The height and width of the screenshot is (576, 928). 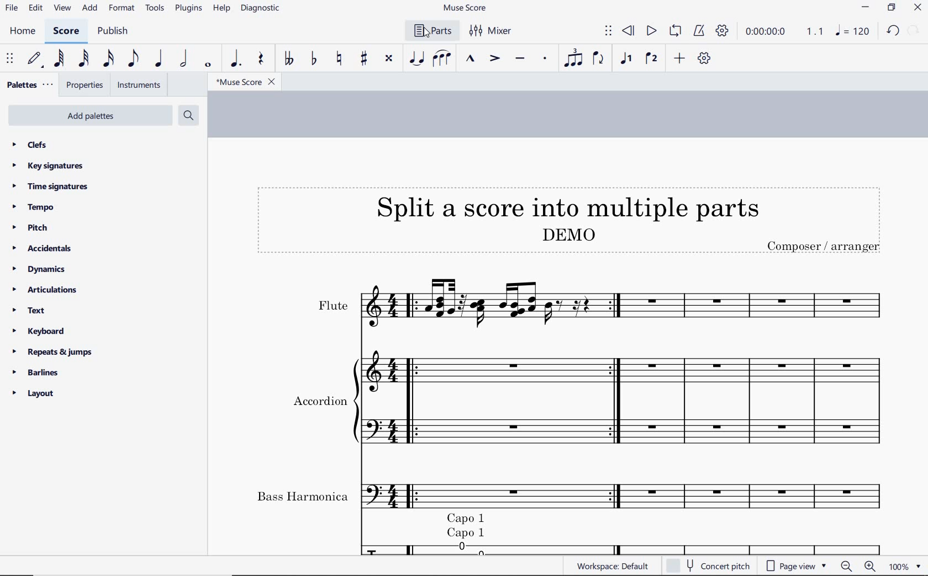 What do you see at coordinates (906, 567) in the screenshot?
I see `zoom factor` at bounding box center [906, 567].